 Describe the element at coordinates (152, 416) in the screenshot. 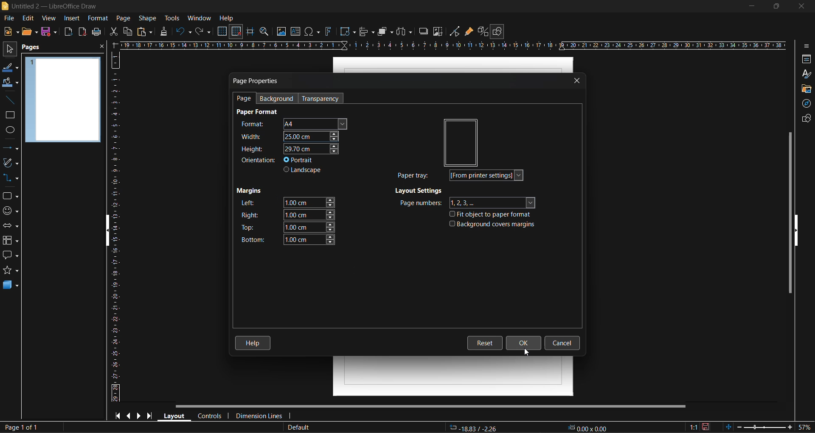

I see `last` at that location.